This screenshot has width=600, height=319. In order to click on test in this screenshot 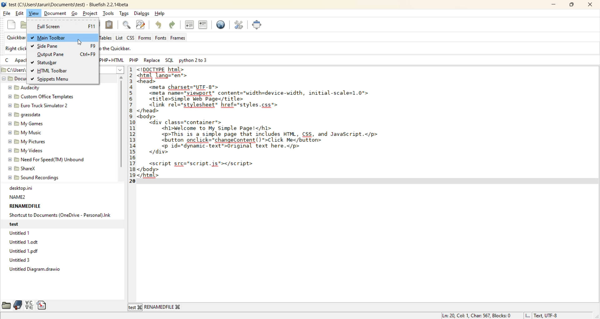, I will do `click(18, 224)`.